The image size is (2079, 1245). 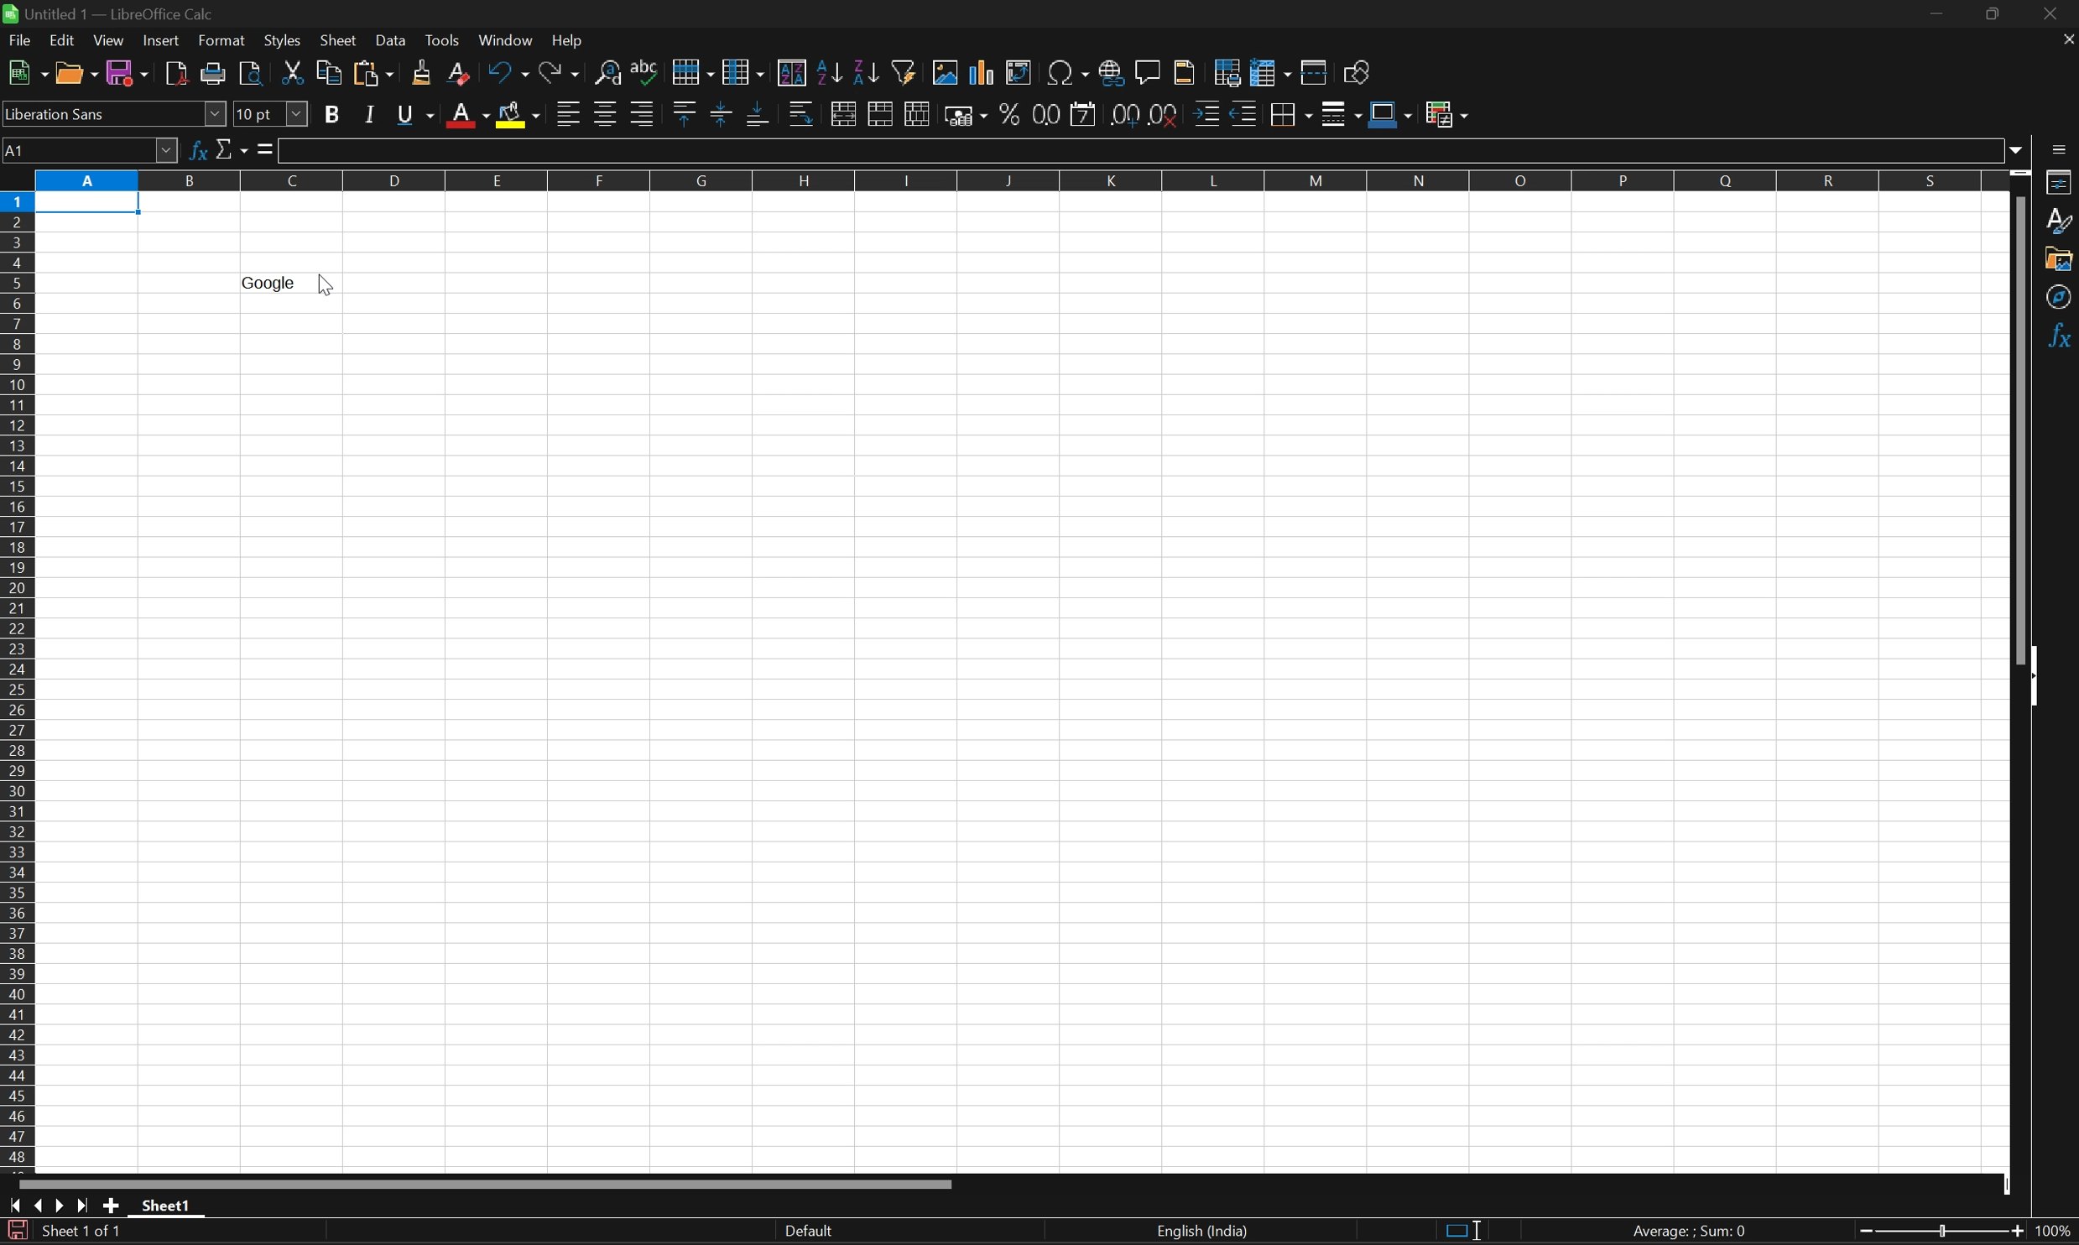 I want to click on Sheet1, so click(x=168, y=1206).